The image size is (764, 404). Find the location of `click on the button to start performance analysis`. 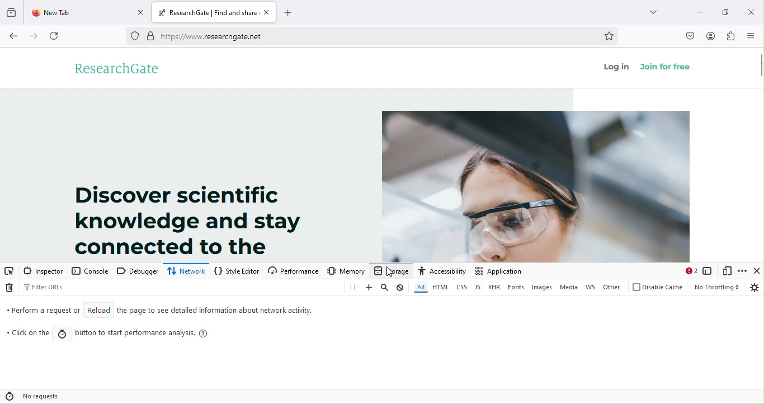

click on the button to start performance analysis is located at coordinates (105, 335).